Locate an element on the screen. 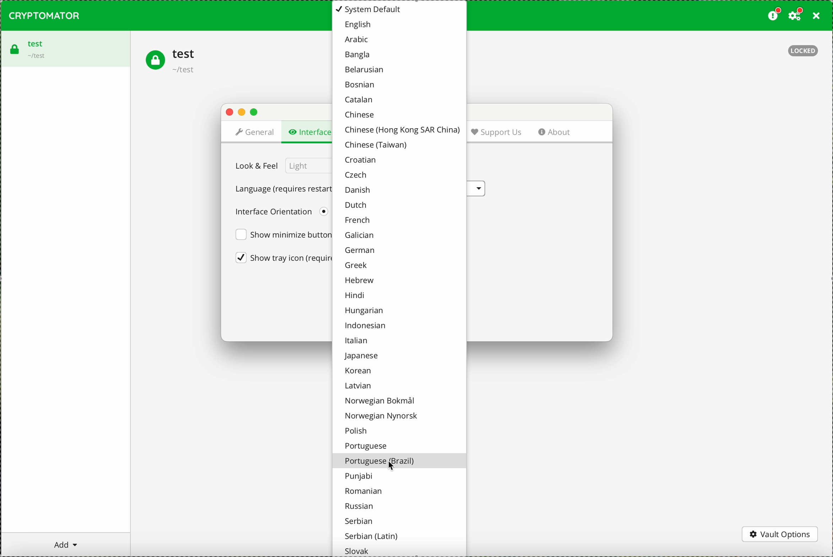 This screenshot has height=557, width=833. click on settings is located at coordinates (796, 16).